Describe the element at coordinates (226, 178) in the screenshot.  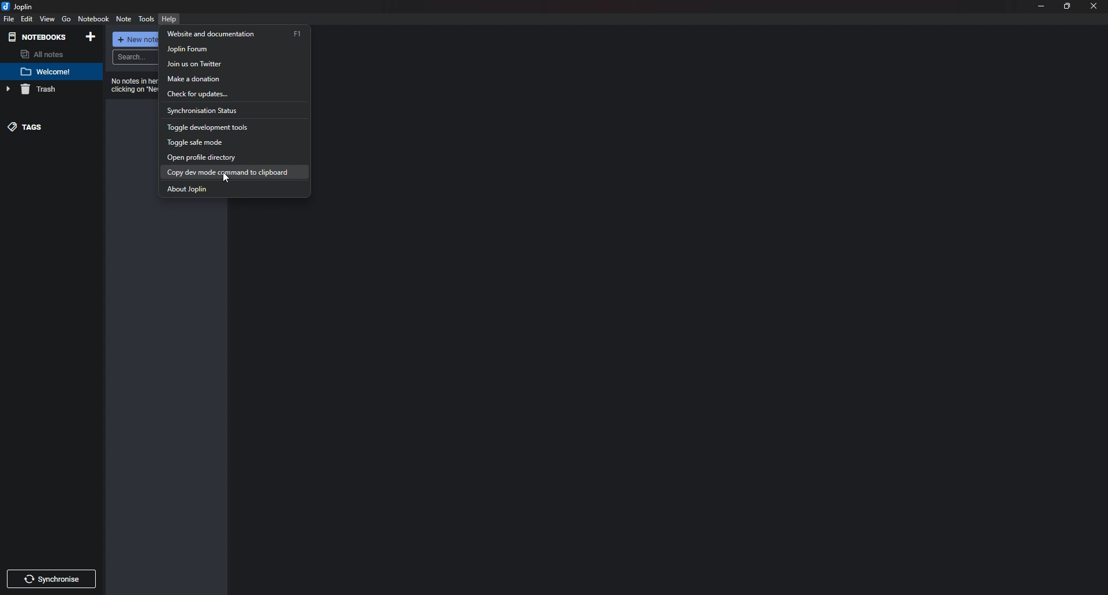
I see `cursor` at that location.